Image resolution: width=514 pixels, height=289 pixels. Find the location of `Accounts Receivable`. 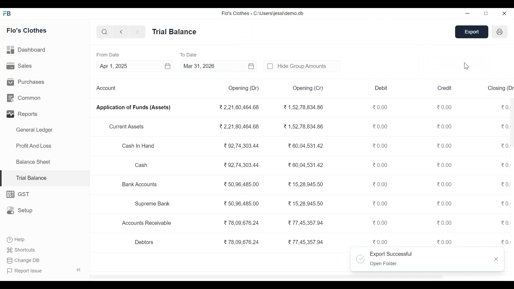

Accounts Receivable is located at coordinates (148, 223).